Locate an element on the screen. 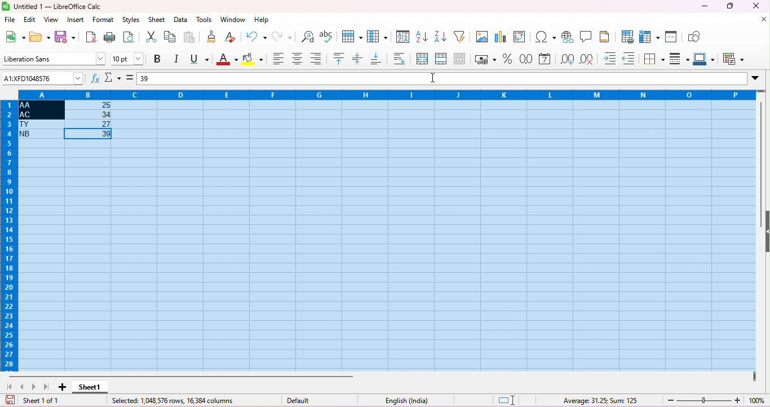 This screenshot has height=407, width=770. insert is located at coordinates (75, 20).